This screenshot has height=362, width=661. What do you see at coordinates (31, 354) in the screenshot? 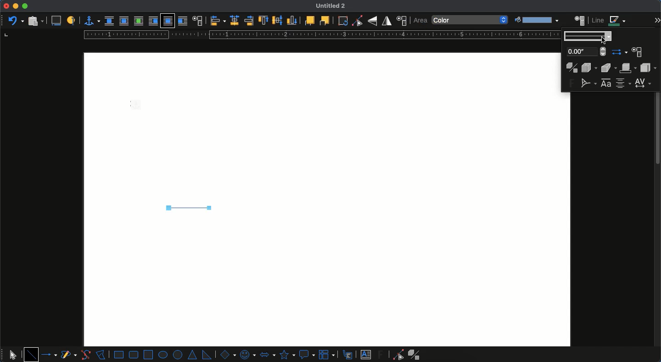
I see `line` at bounding box center [31, 354].